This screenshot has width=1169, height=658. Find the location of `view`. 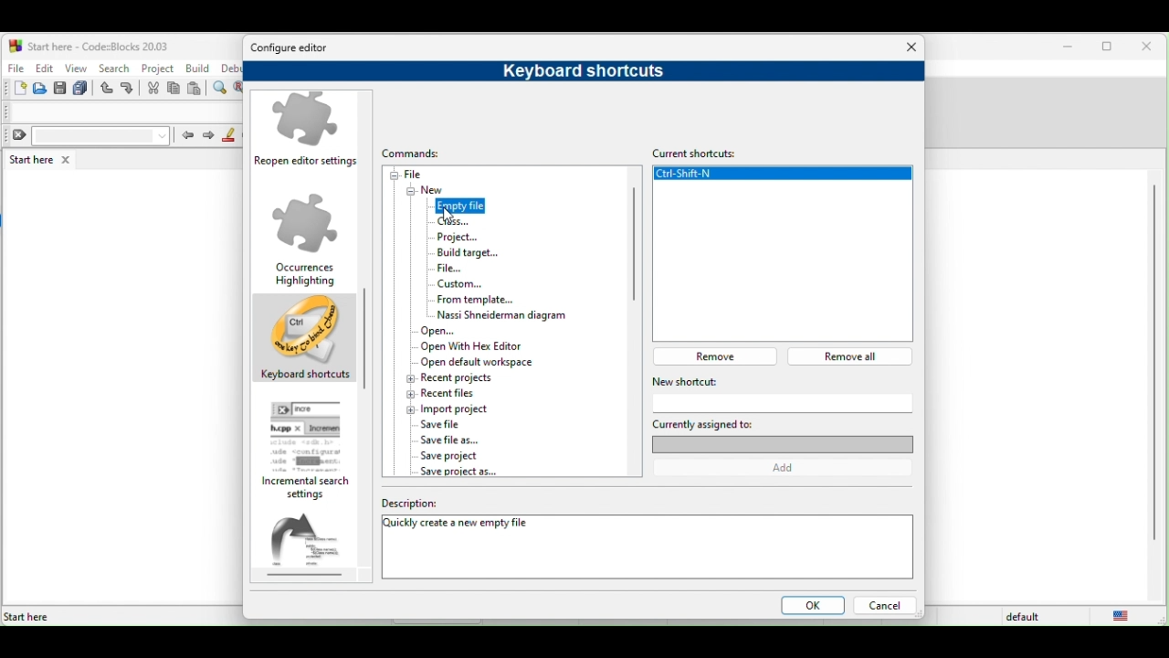

view is located at coordinates (77, 68).